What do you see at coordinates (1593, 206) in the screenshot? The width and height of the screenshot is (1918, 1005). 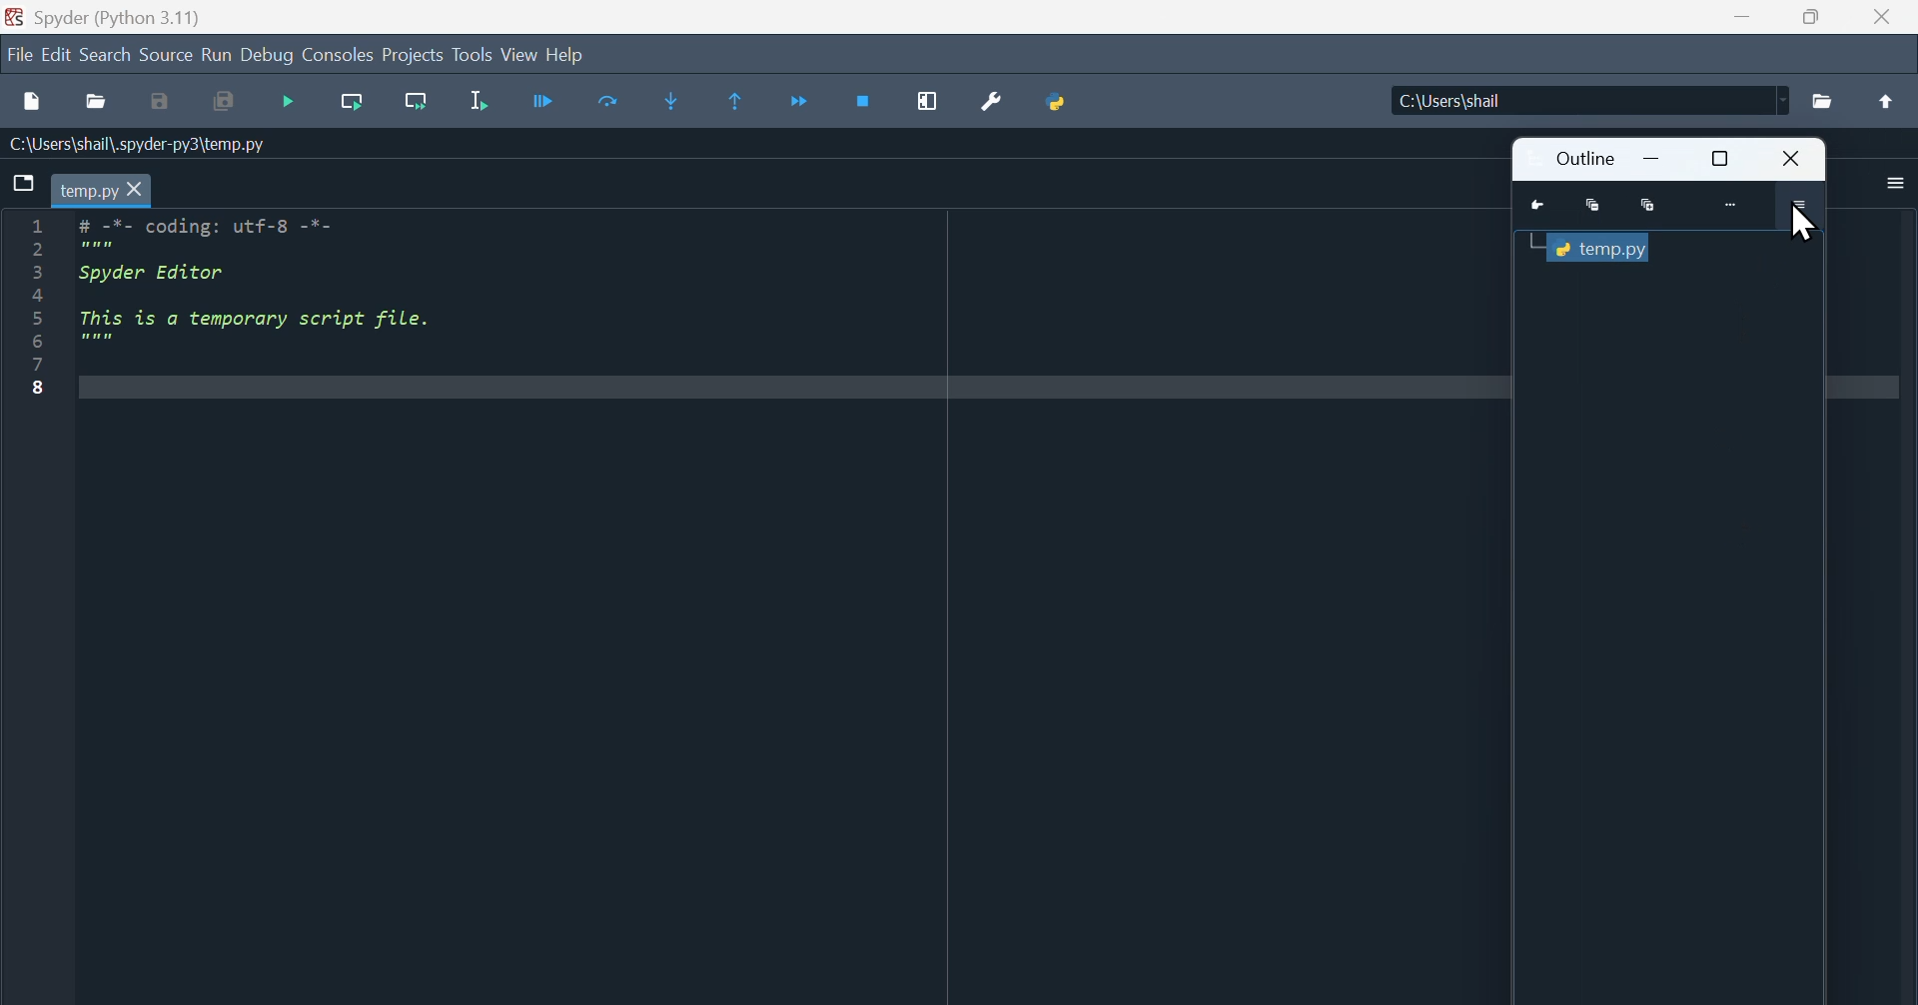 I see `Minimize` at bounding box center [1593, 206].